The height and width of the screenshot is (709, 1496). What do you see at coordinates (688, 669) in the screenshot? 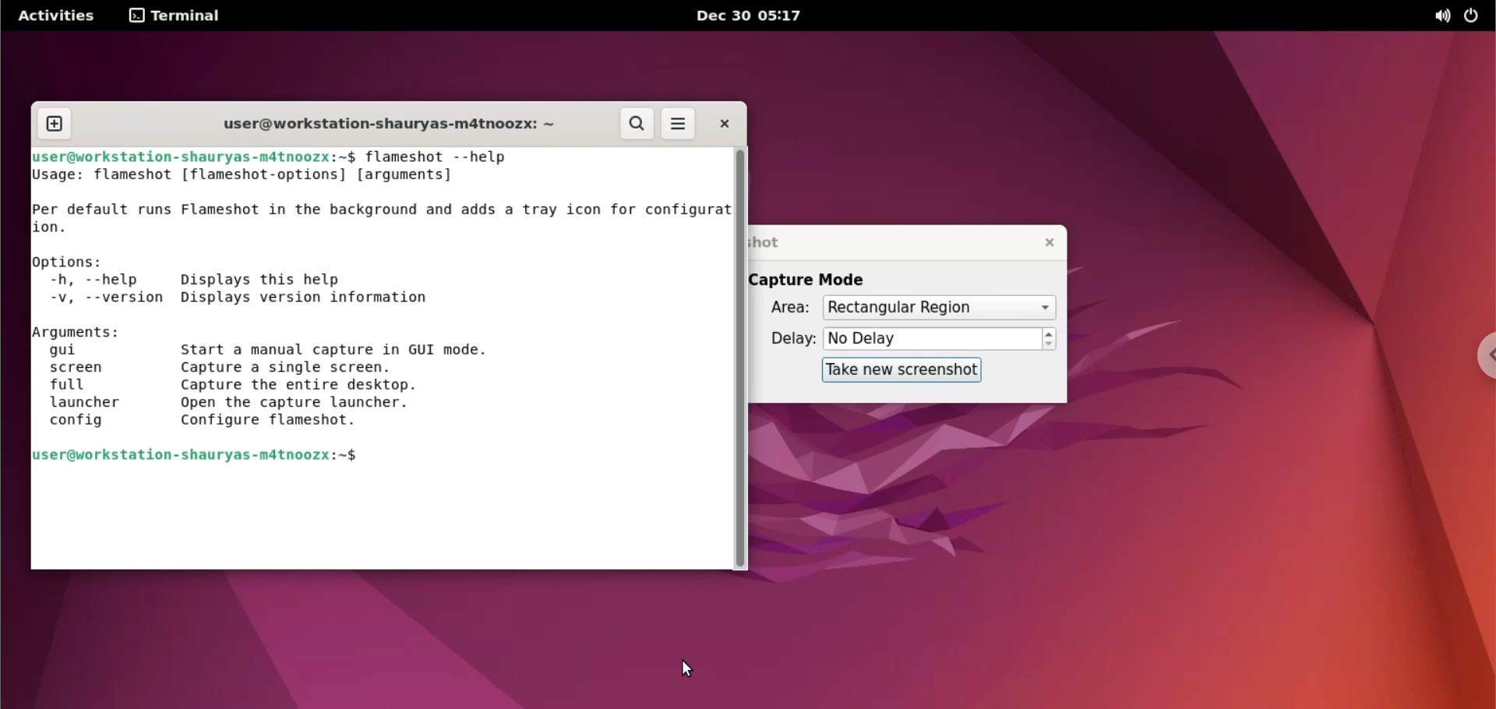
I see `cursor` at bounding box center [688, 669].